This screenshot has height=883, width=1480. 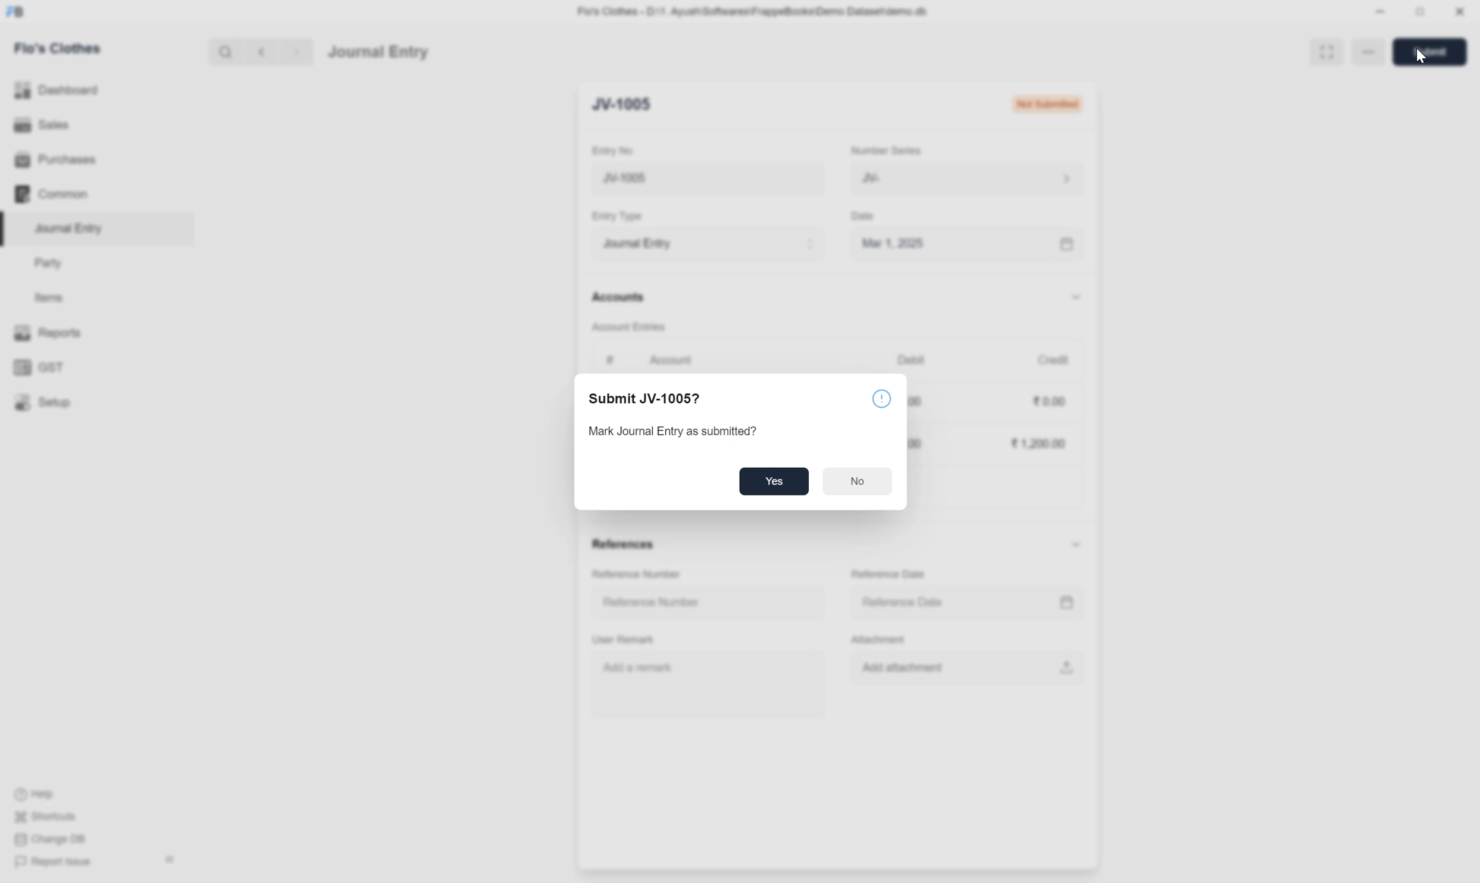 What do you see at coordinates (294, 52) in the screenshot?
I see `forward` at bounding box center [294, 52].